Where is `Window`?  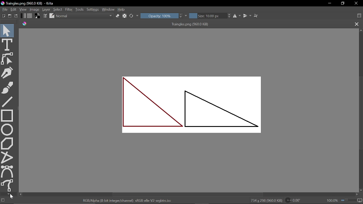
Window is located at coordinates (108, 9).